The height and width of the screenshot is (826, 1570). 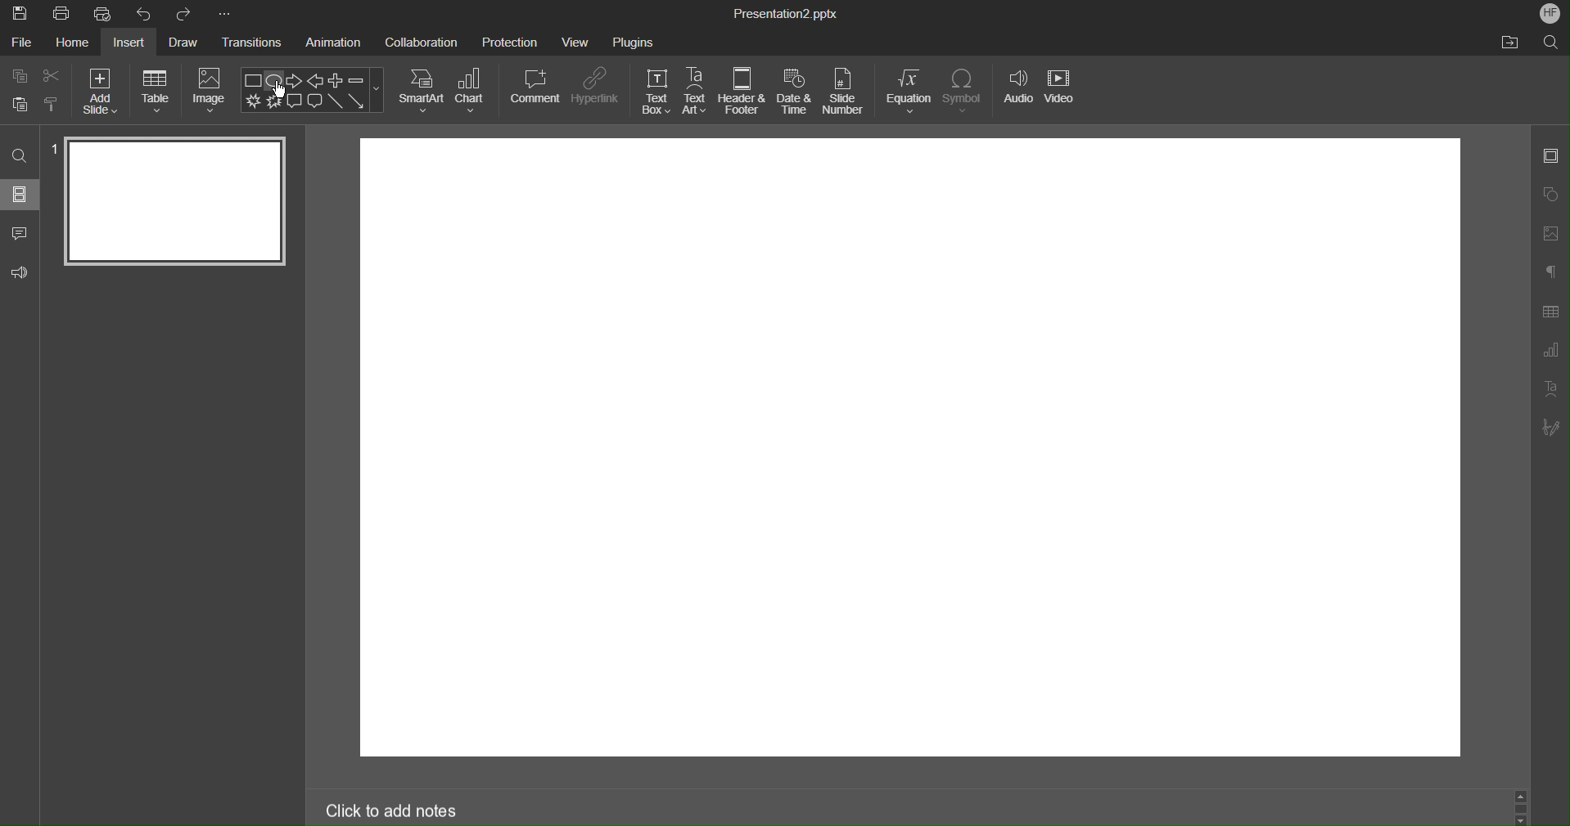 What do you see at coordinates (577, 42) in the screenshot?
I see `View` at bounding box center [577, 42].